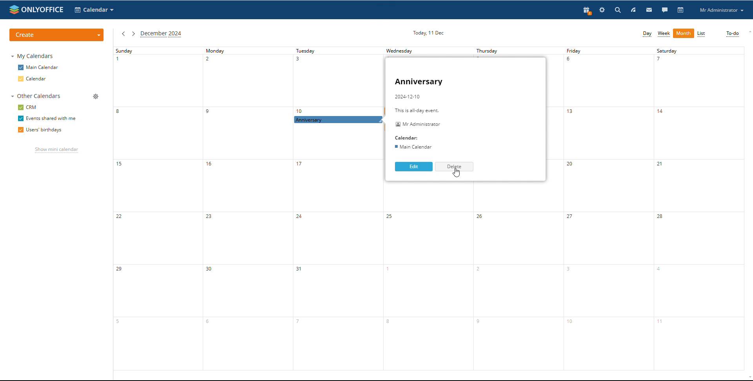  What do you see at coordinates (420, 82) in the screenshot?
I see `Anniversary` at bounding box center [420, 82].